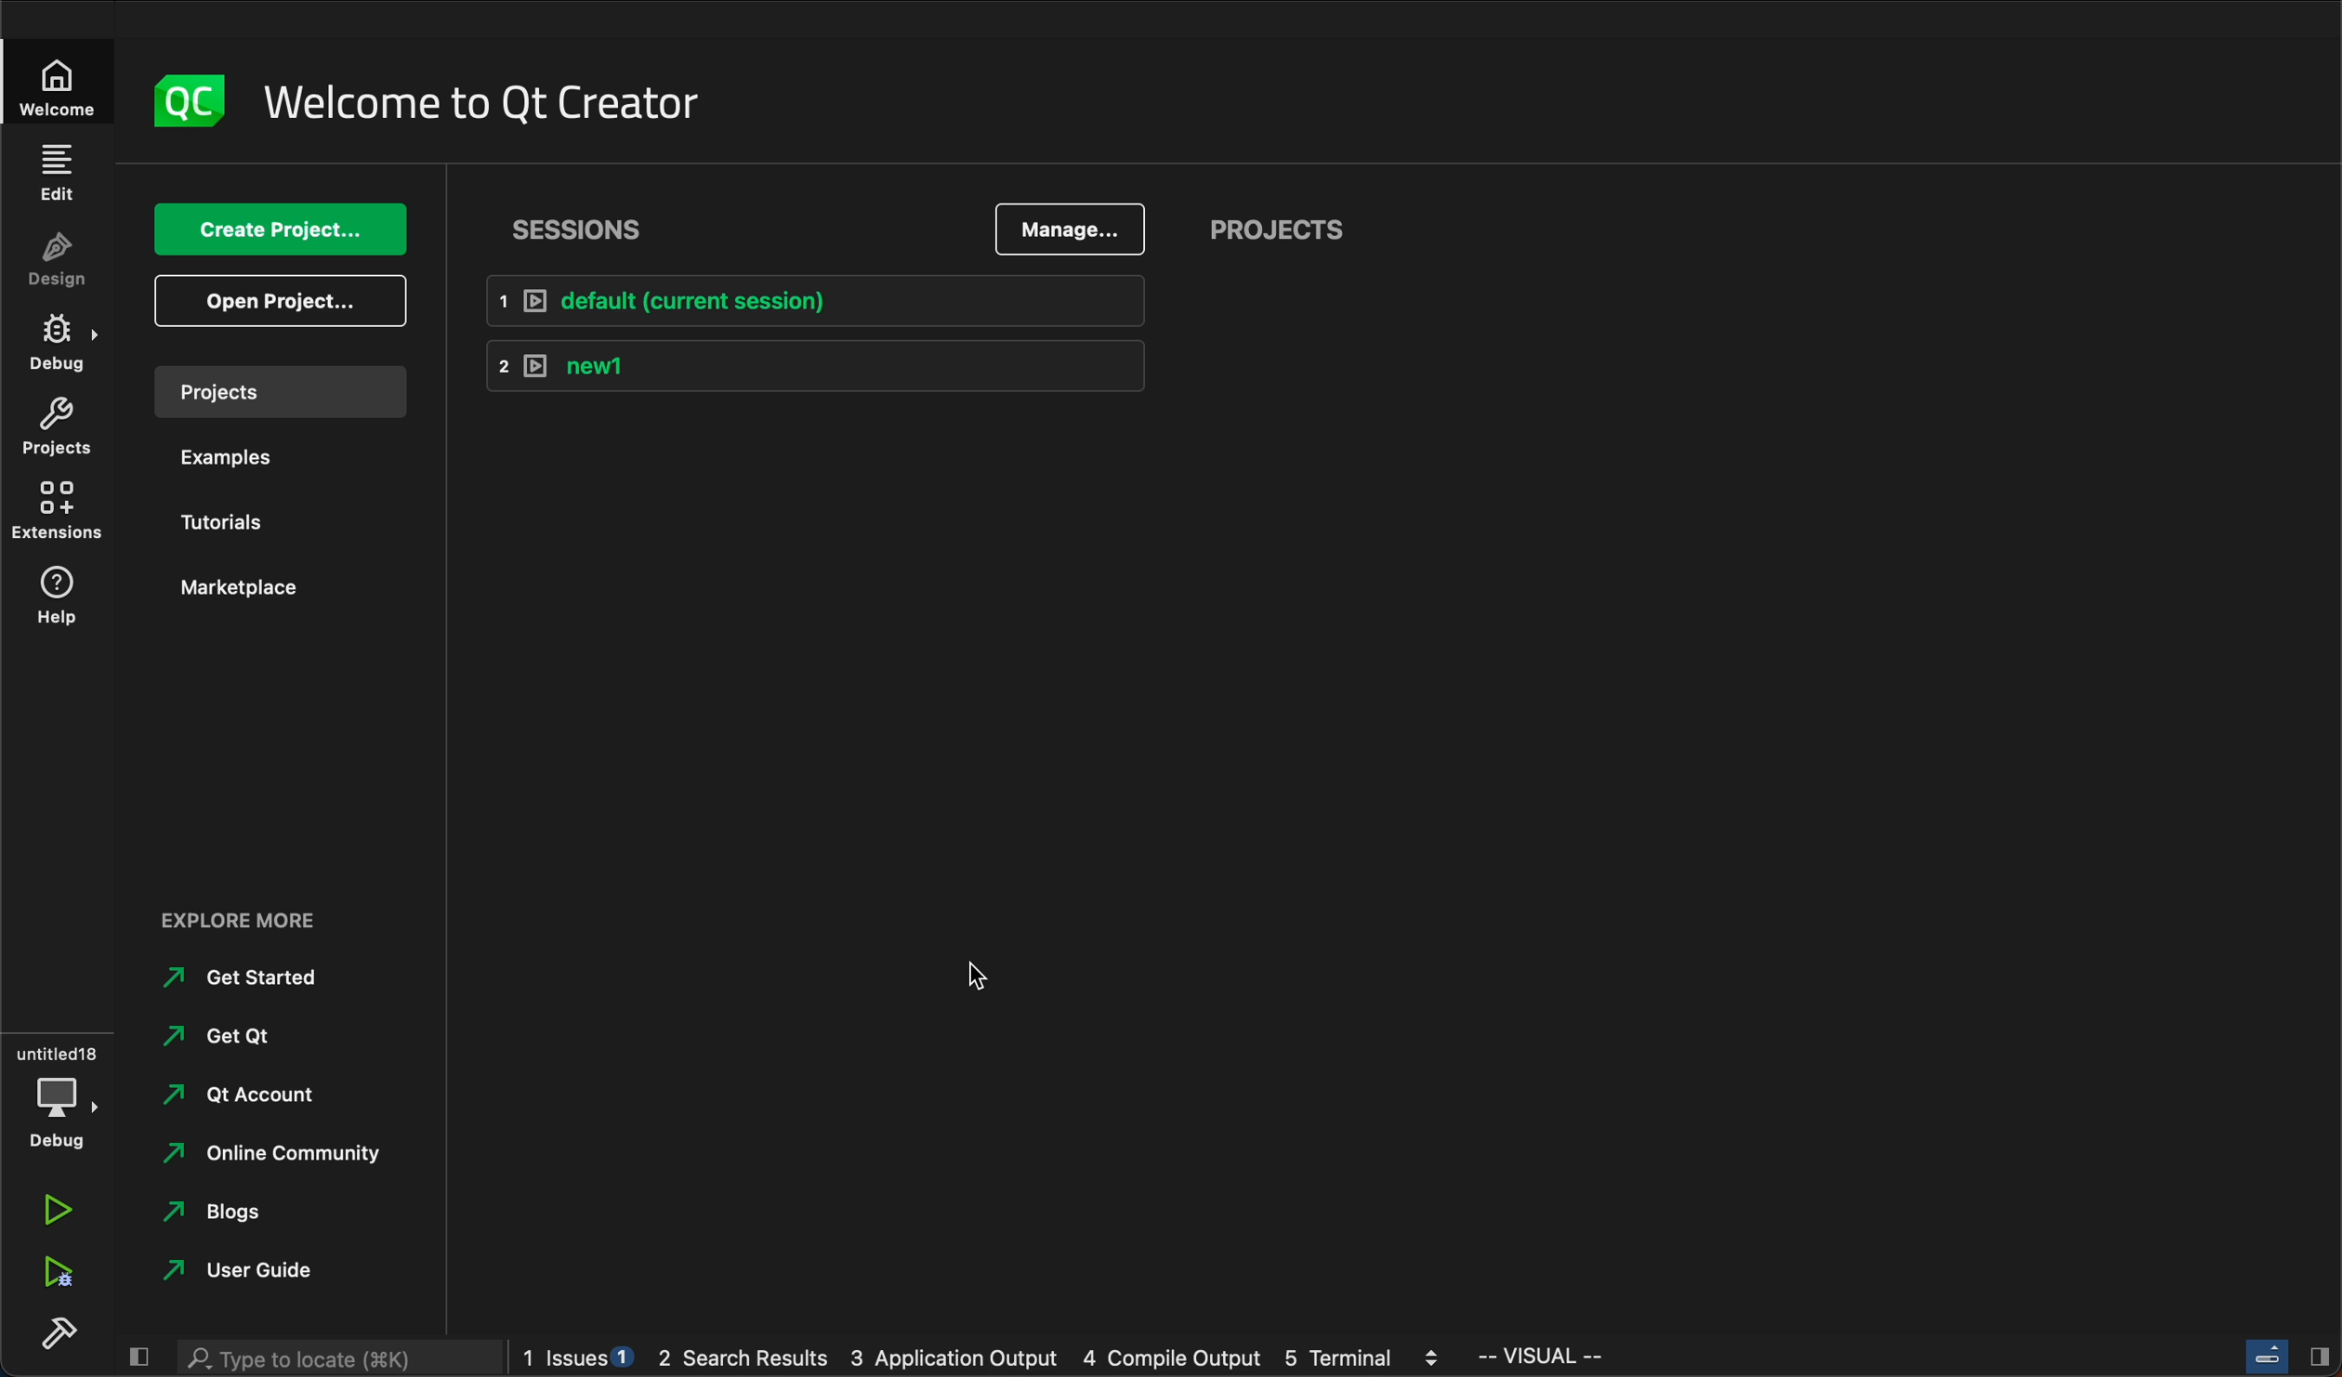 This screenshot has width=2342, height=1377. I want to click on marketplace, so click(239, 588).